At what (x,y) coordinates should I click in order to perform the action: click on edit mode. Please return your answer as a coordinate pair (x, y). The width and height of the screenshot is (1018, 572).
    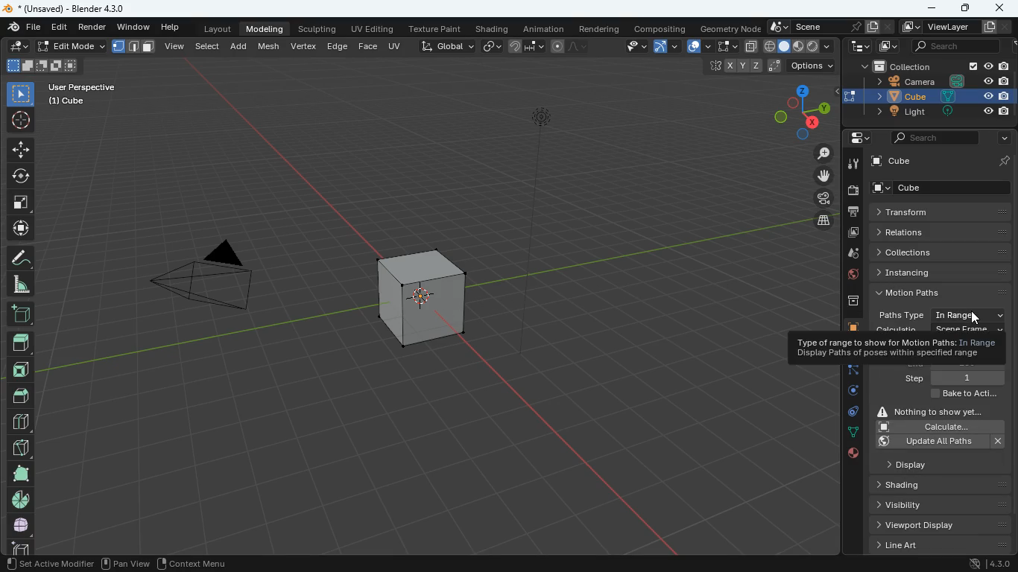
    Looking at the image, I should click on (72, 46).